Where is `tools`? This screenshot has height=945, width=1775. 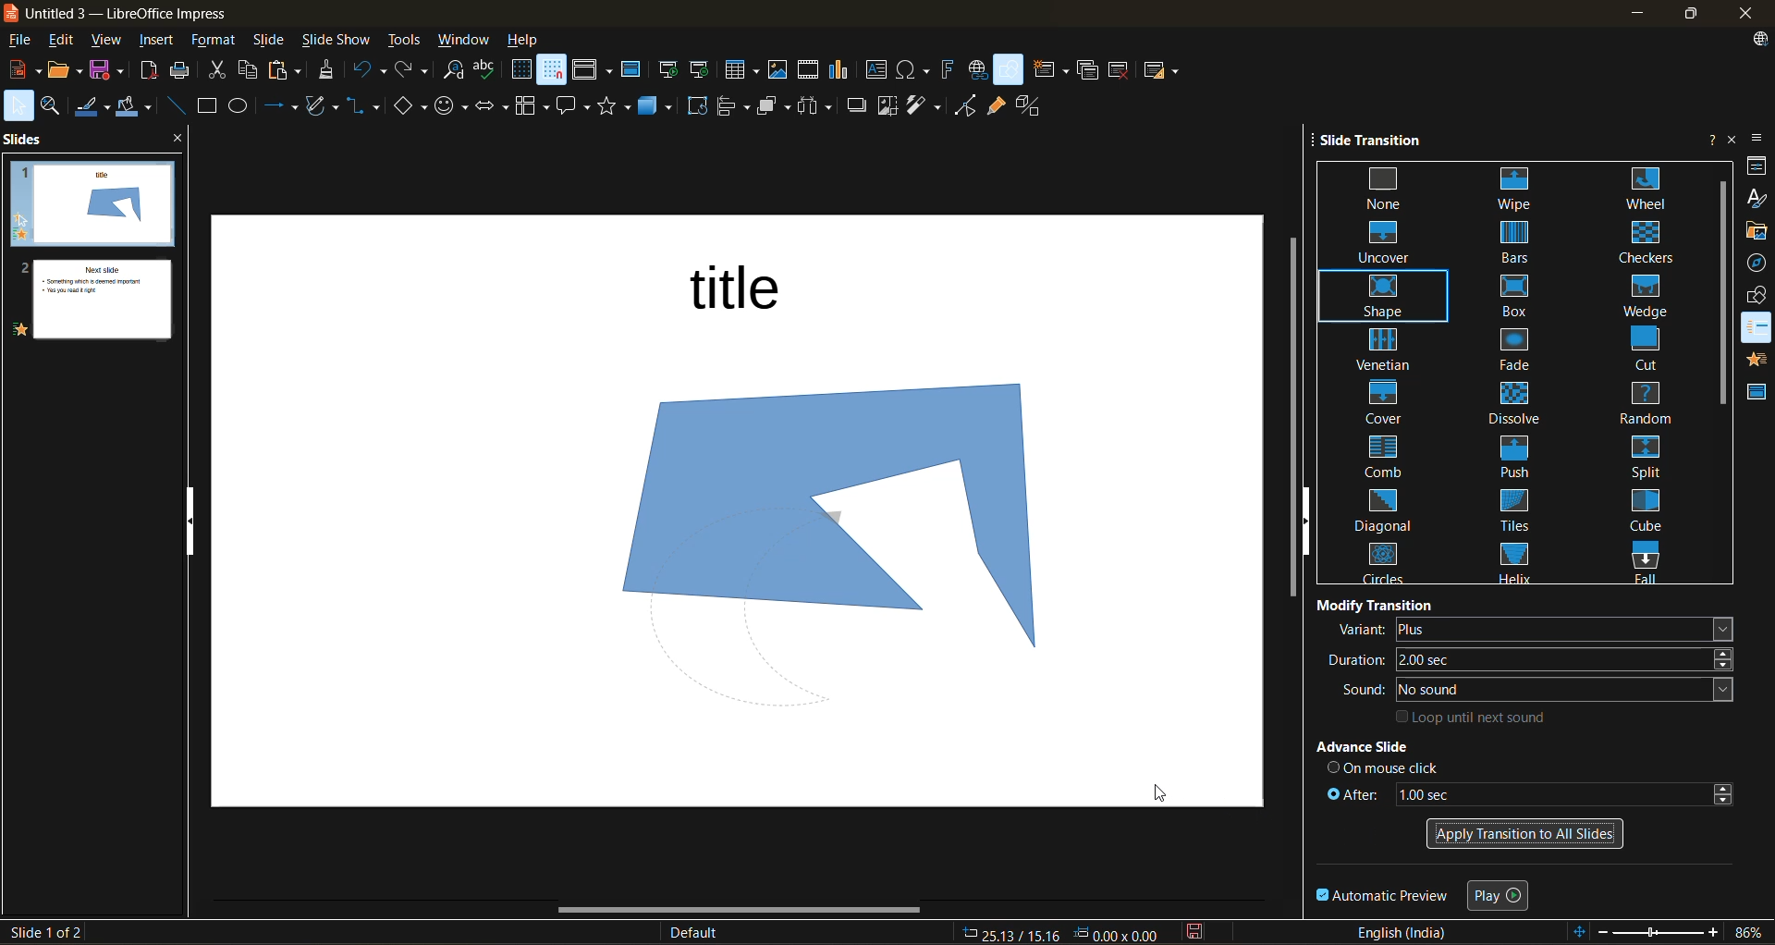 tools is located at coordinates (405, 38).